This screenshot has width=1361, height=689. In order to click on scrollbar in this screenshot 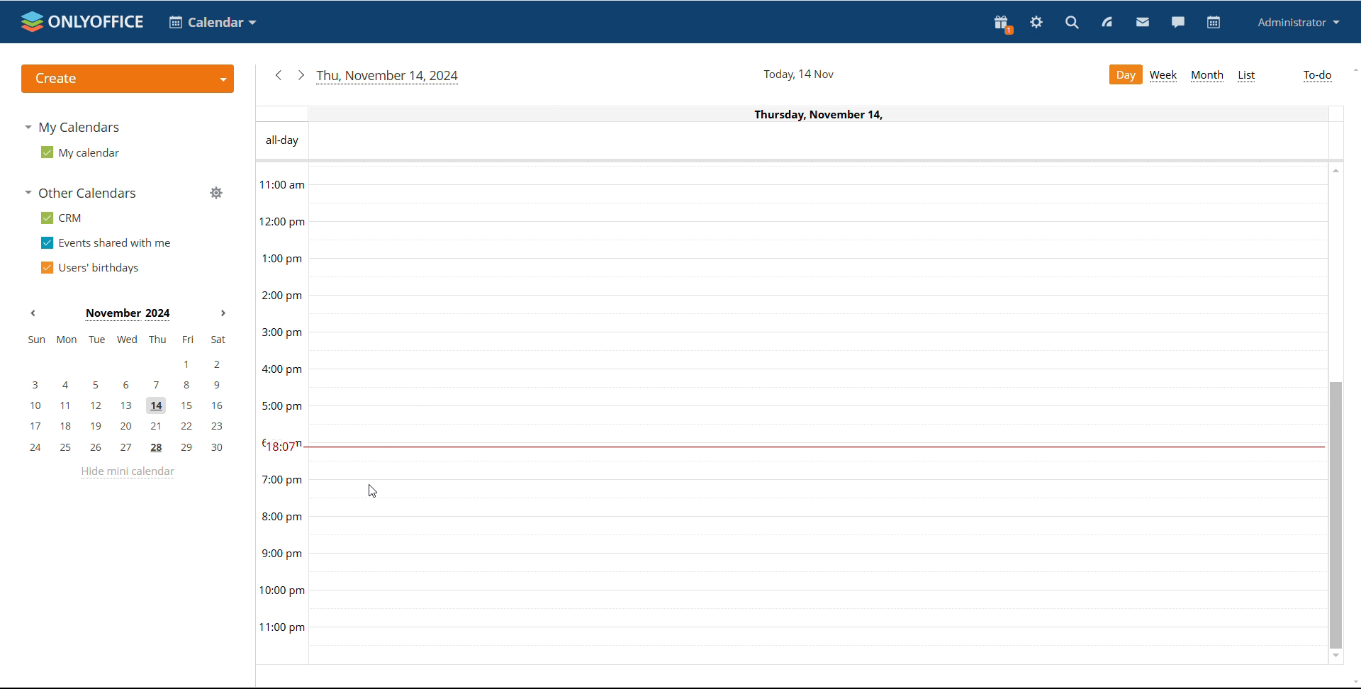, I will do `click(1335, 515)`.